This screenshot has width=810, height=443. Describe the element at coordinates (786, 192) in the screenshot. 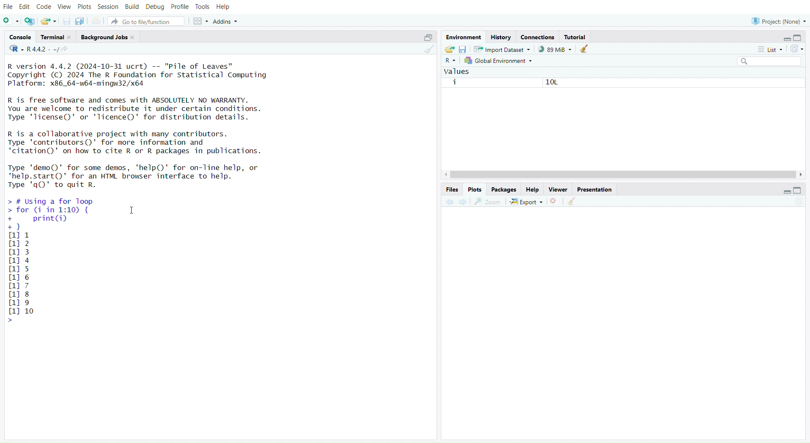

I see `expand` at that location.